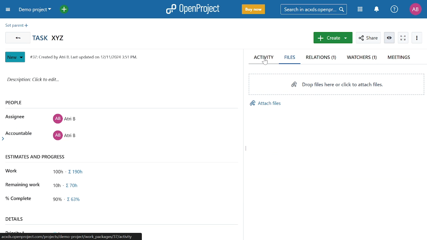 The image size is (427, 240). What do you see at coordinates (395, 9) in the screenshot?
I see `Help` at bounding box center [395, 9].